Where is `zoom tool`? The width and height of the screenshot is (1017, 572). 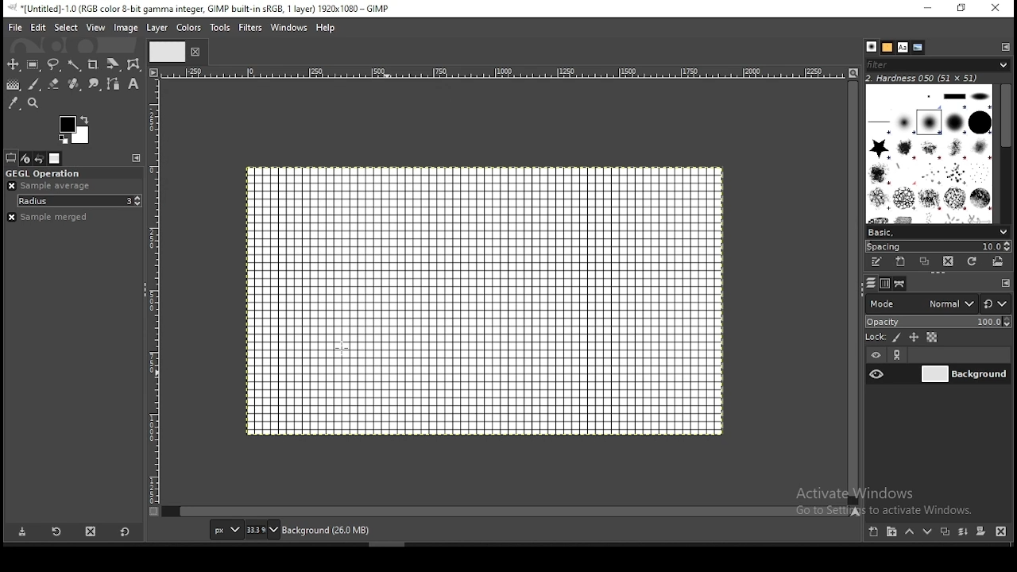 zoom tool is located at coordinates (38, 103).